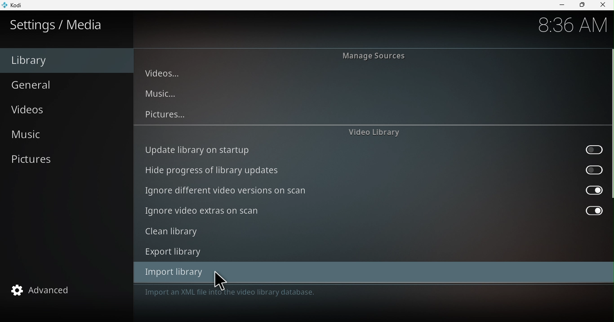 This screenshot has height=322, width=614. Describe the element at coordinates (67, 290) in the screenshot. I see `Advanced` at that location.